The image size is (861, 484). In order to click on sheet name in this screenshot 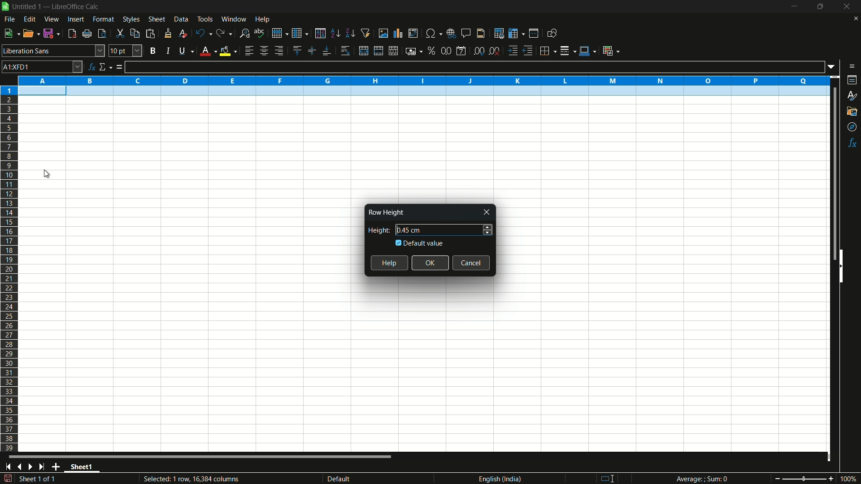, I will do `click(84, 468)`.